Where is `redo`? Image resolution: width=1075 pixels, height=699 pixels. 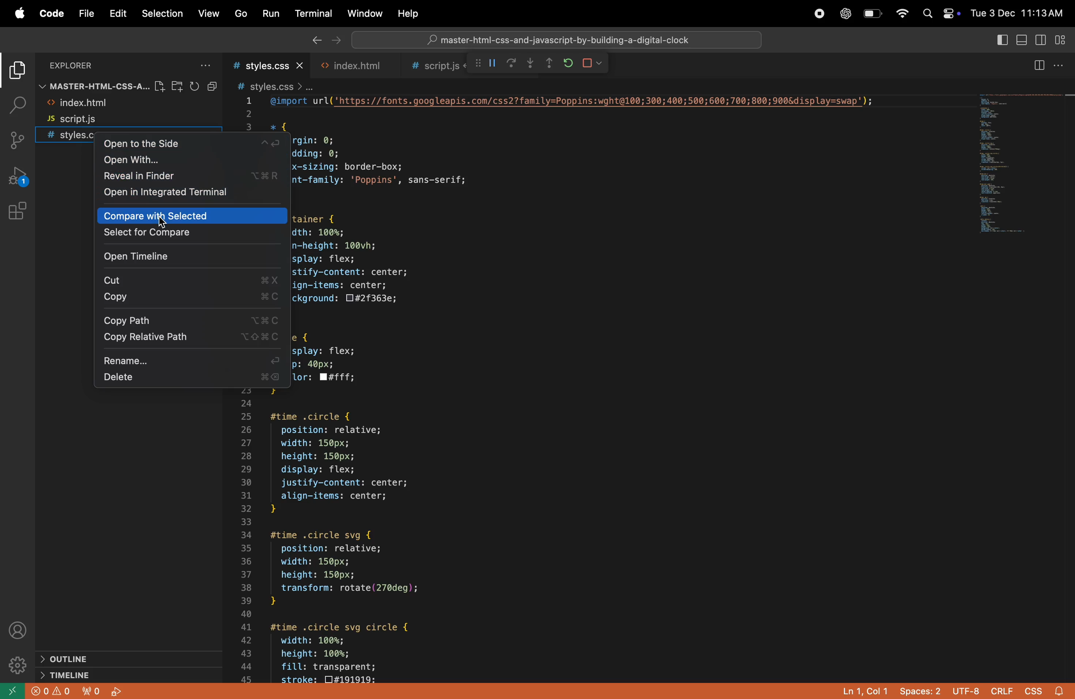 redo is located at coordinates (511, 65).